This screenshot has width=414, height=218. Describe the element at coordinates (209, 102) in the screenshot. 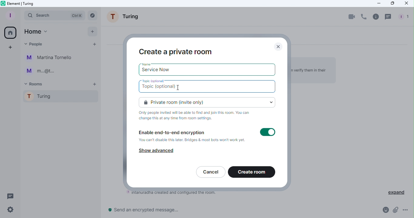

I see `Private room` at that location.